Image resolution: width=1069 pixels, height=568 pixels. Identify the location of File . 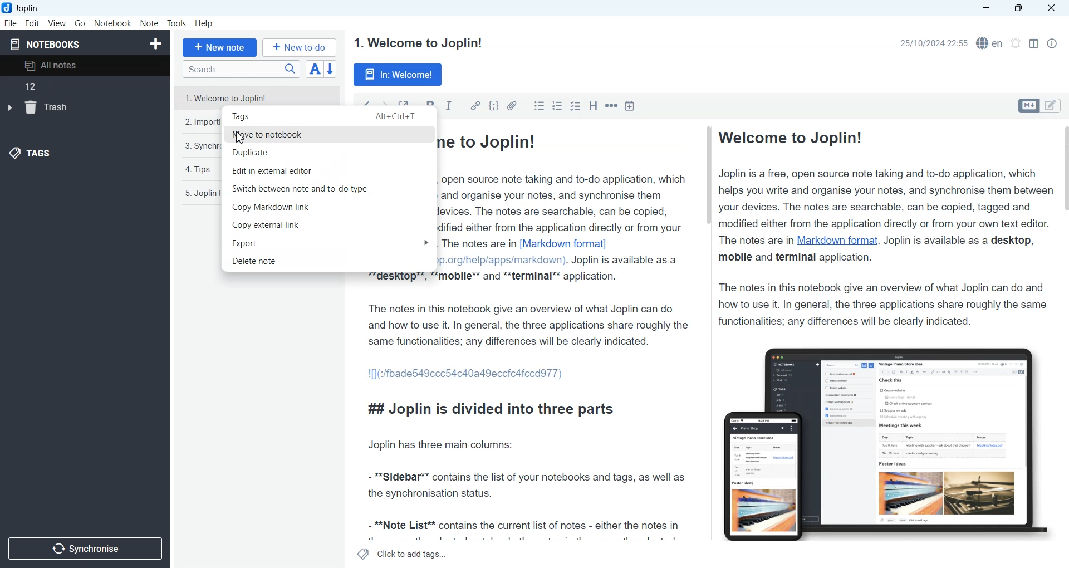
(10, 23).